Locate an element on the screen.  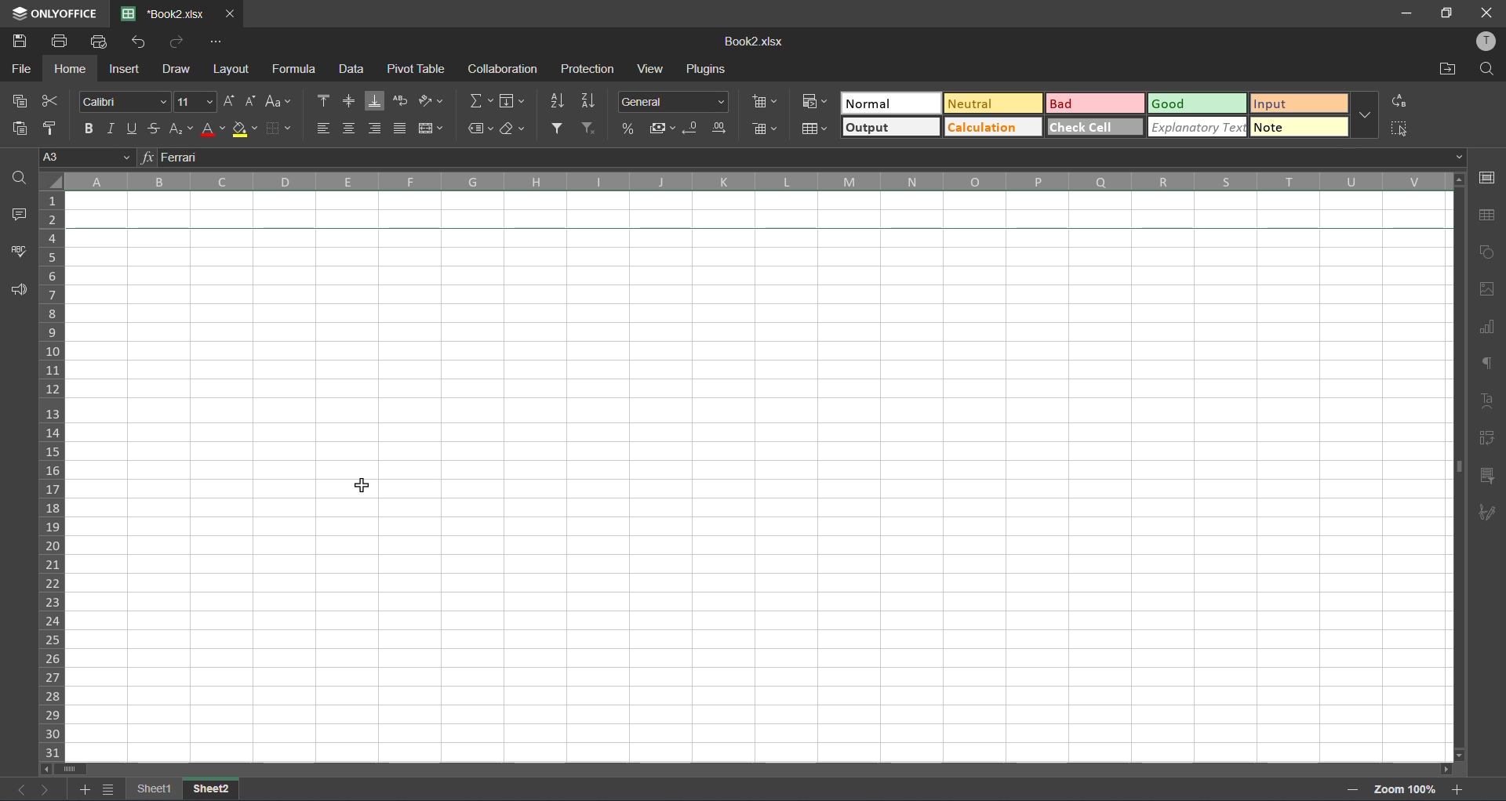
wrap text is located at coordinates (403, 103).